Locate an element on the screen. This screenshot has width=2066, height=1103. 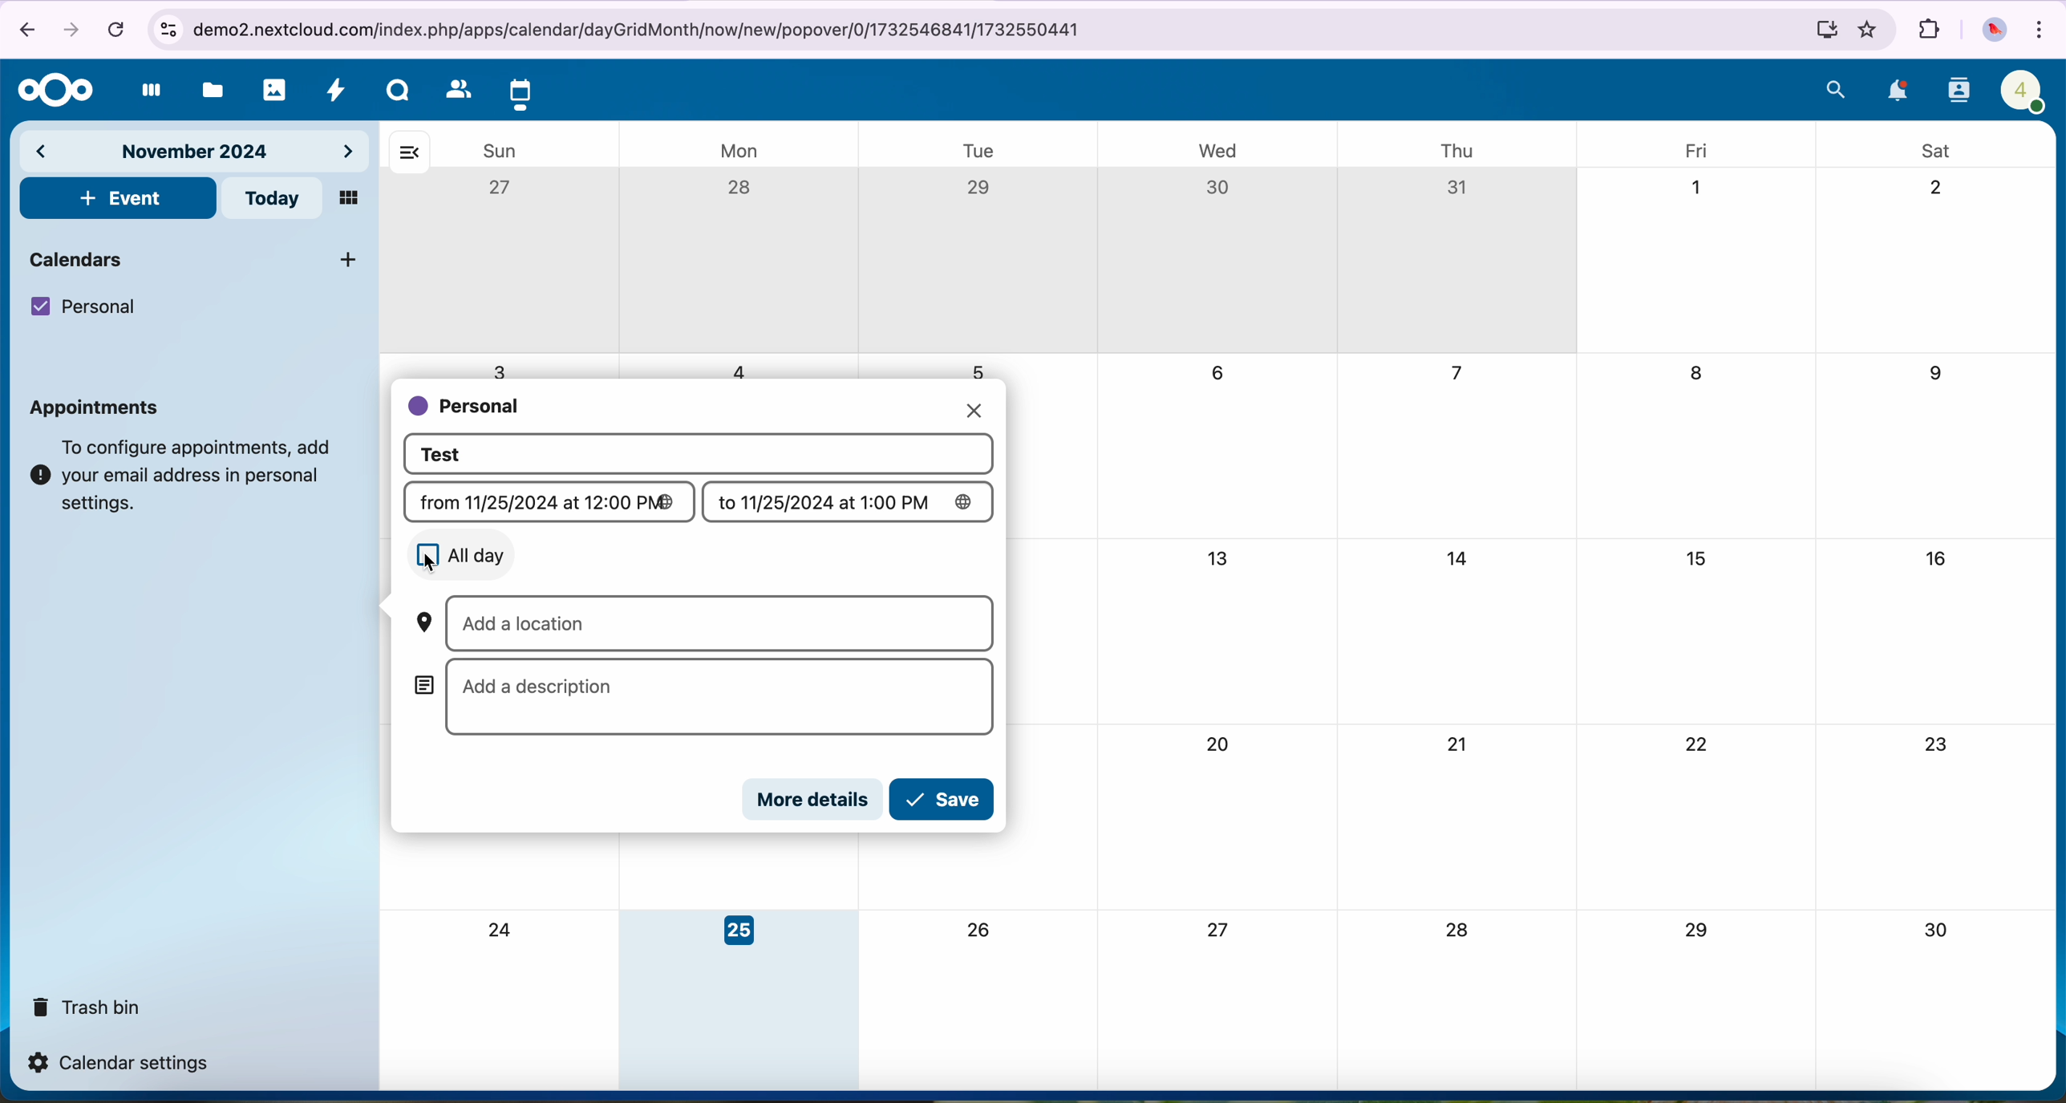
20 is located at coordinates (1215, 744).